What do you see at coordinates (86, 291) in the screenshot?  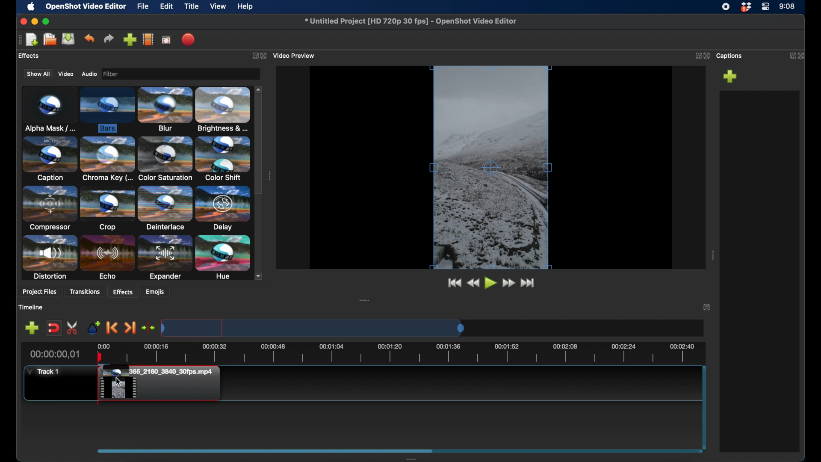 I see `transitions` at bounding box center [86, 291].